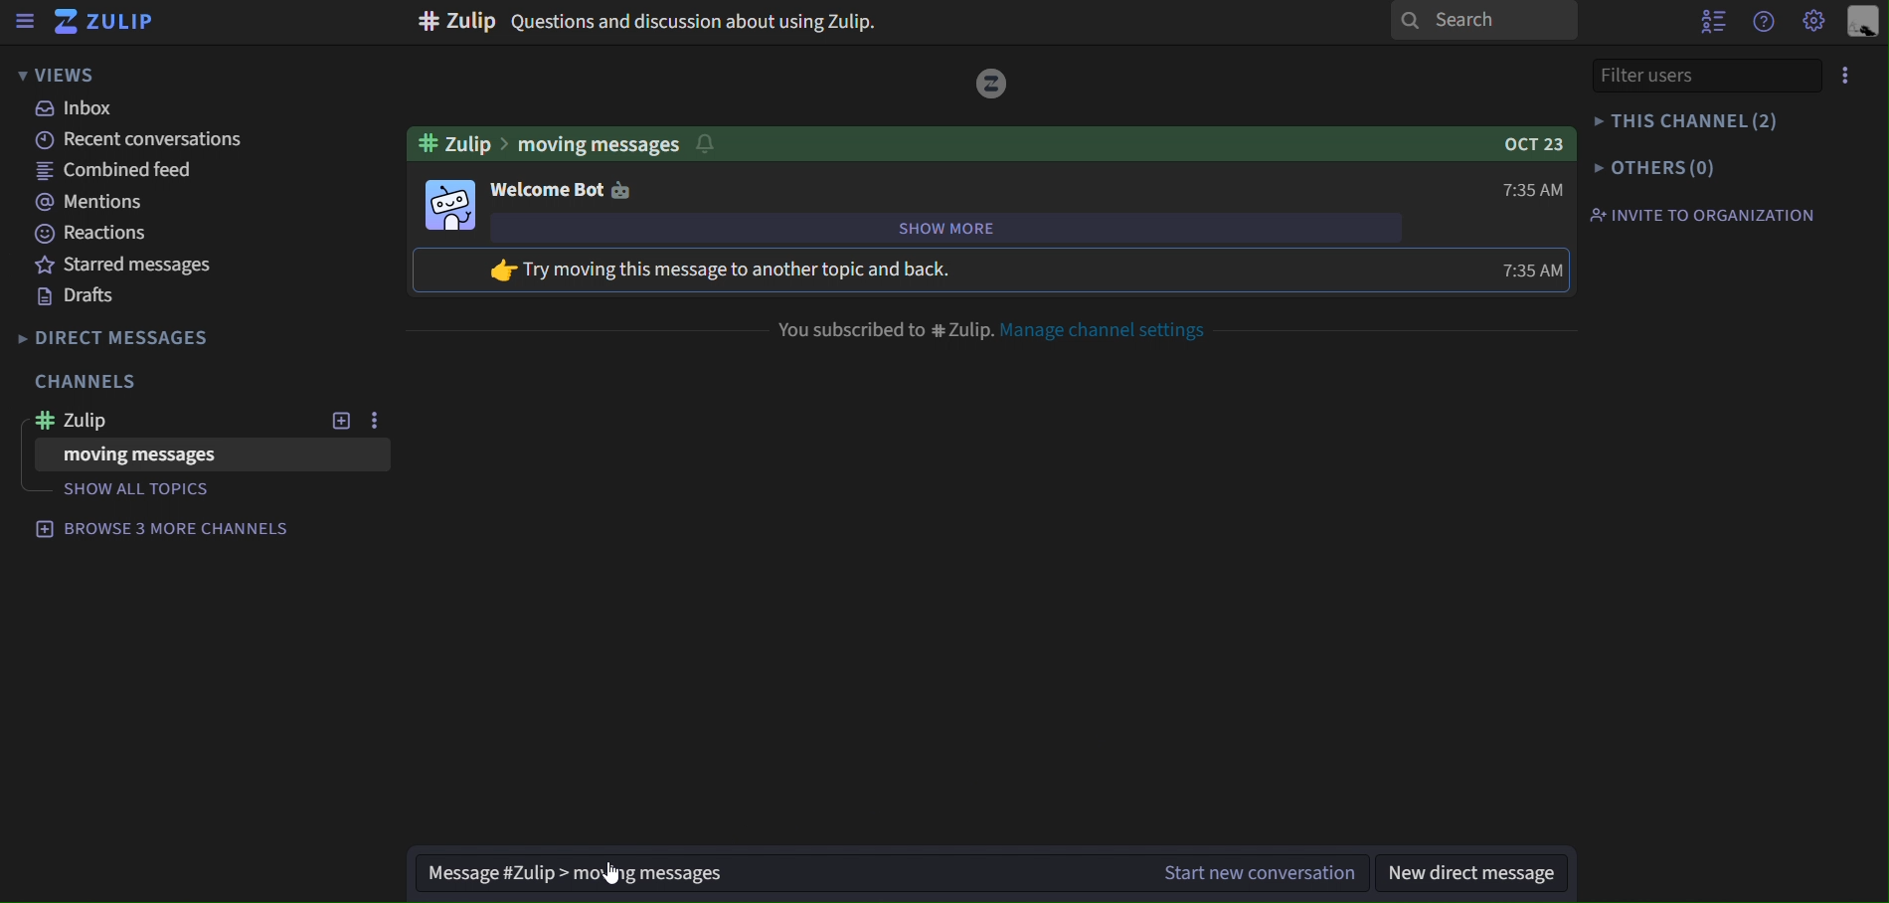 The width and height of the screenshot is (1889, 903). I want to click on # Zulip > moving messages, so click(569, 140).